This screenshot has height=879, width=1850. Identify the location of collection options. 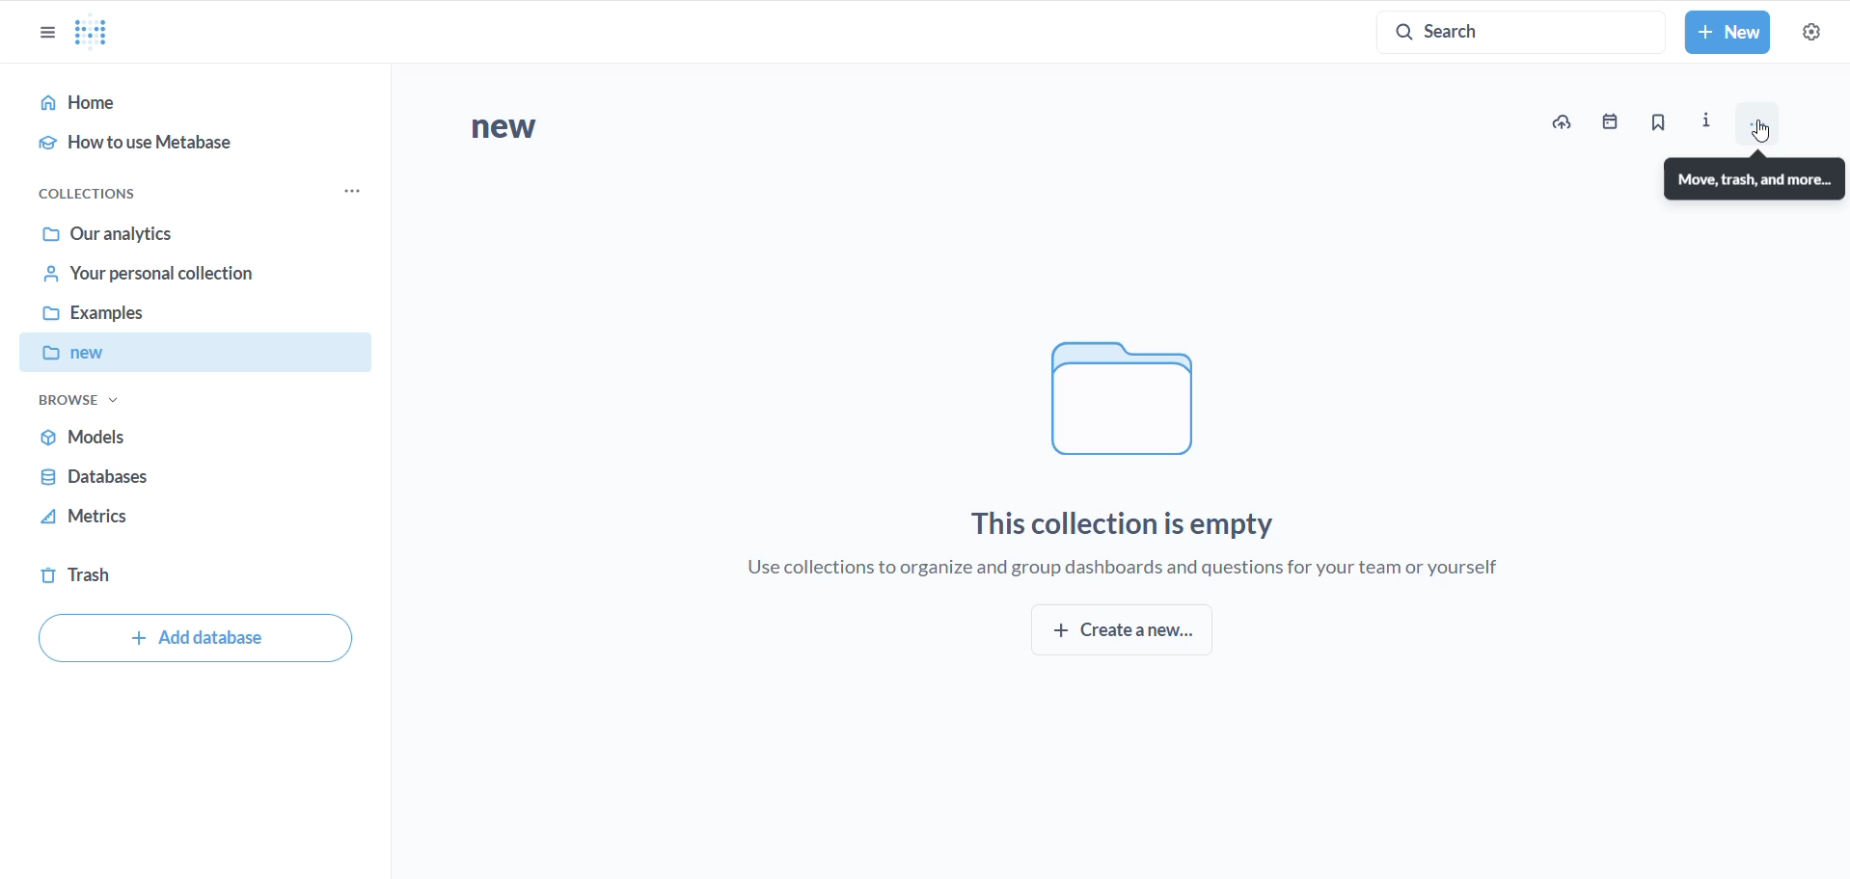
(352, 194).